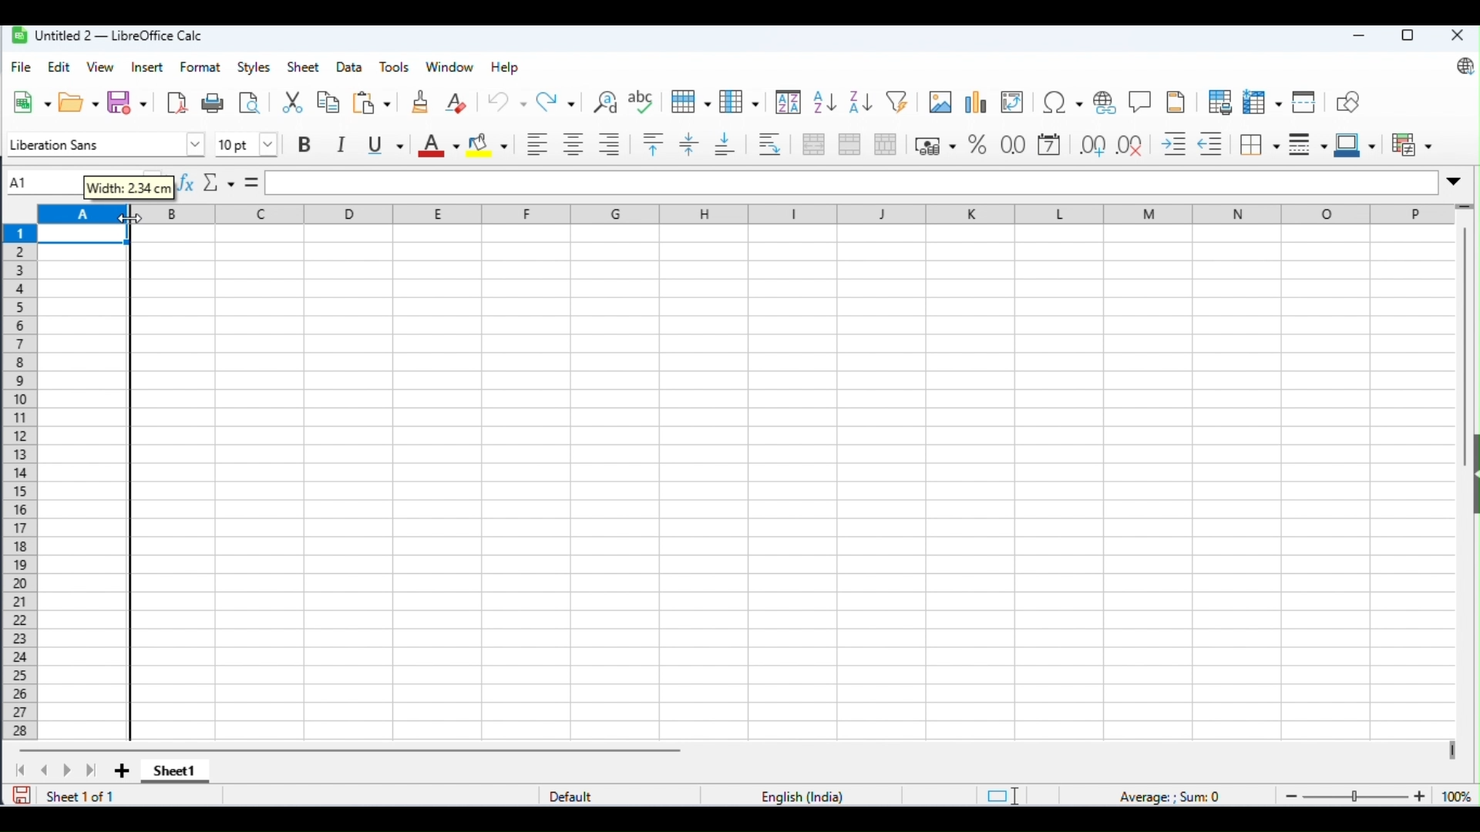 The image size is (1480, 832). Describe the element at coordinates (218, 181) in the screenshot. I see `select function` at that location.